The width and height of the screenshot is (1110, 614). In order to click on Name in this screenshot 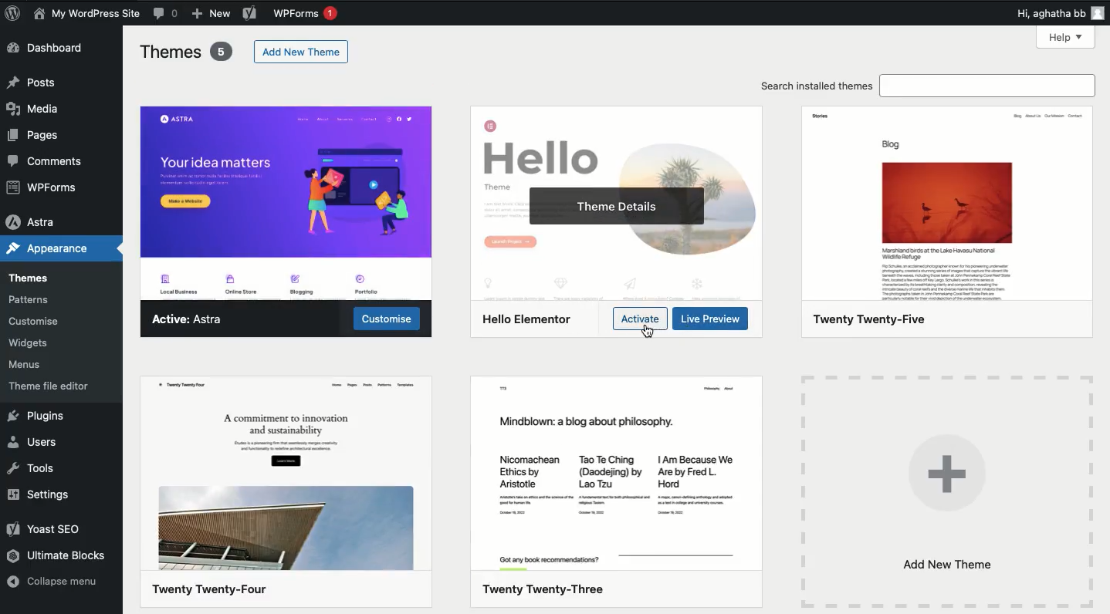, I will do `click(86, 14)`.